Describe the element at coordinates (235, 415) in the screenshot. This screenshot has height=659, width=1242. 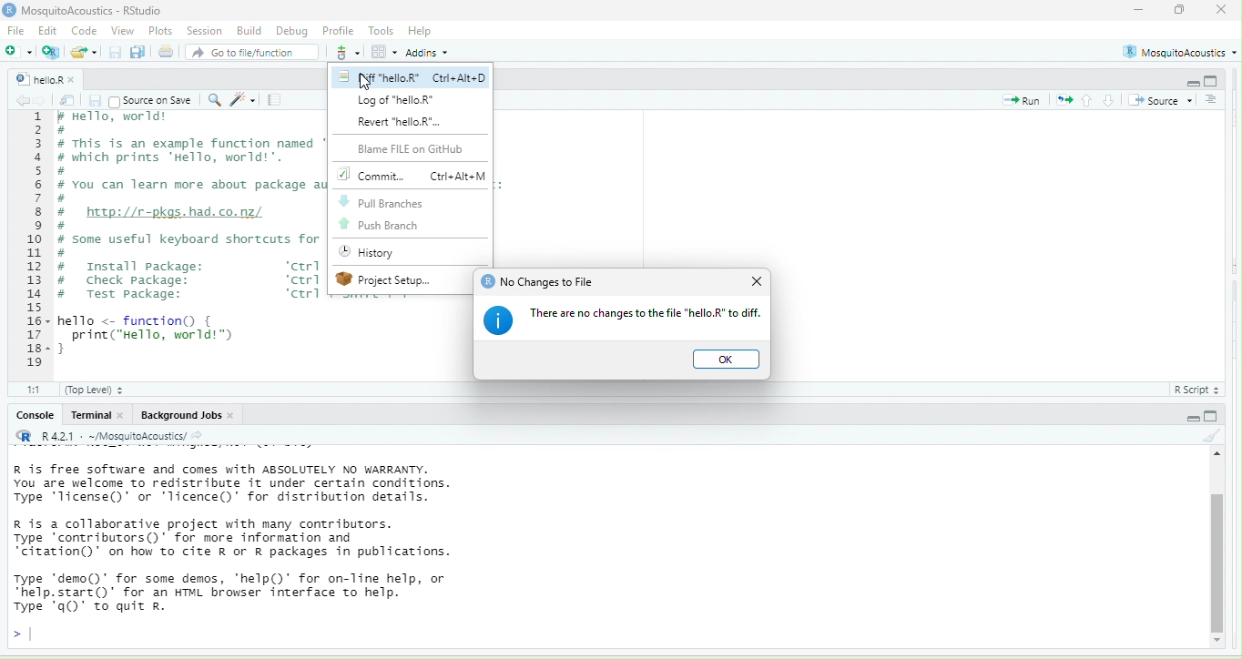
I see `close` at that location.